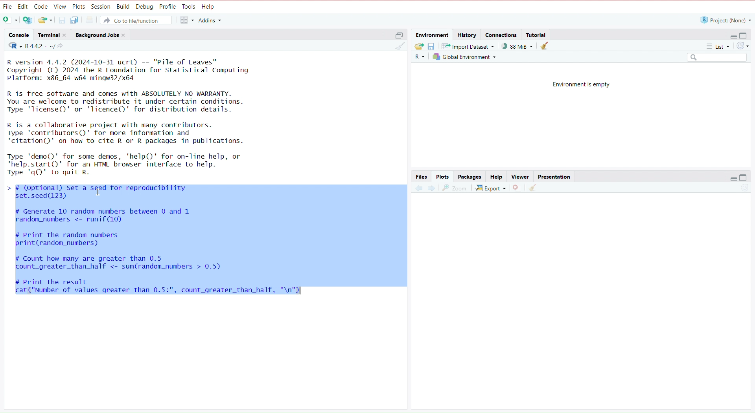 Image resolution: width=755 pixels, height=413 pixels. Describe the element at coordinates (718, 45) in the screenshot. I see `List` at that location.